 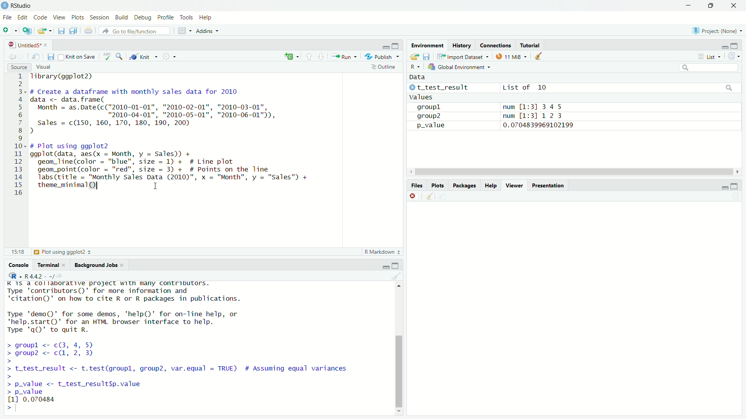 What do you see at coordinates (415, 185) in the screenshot?
I see `Files` at bounding box center [415, 185].